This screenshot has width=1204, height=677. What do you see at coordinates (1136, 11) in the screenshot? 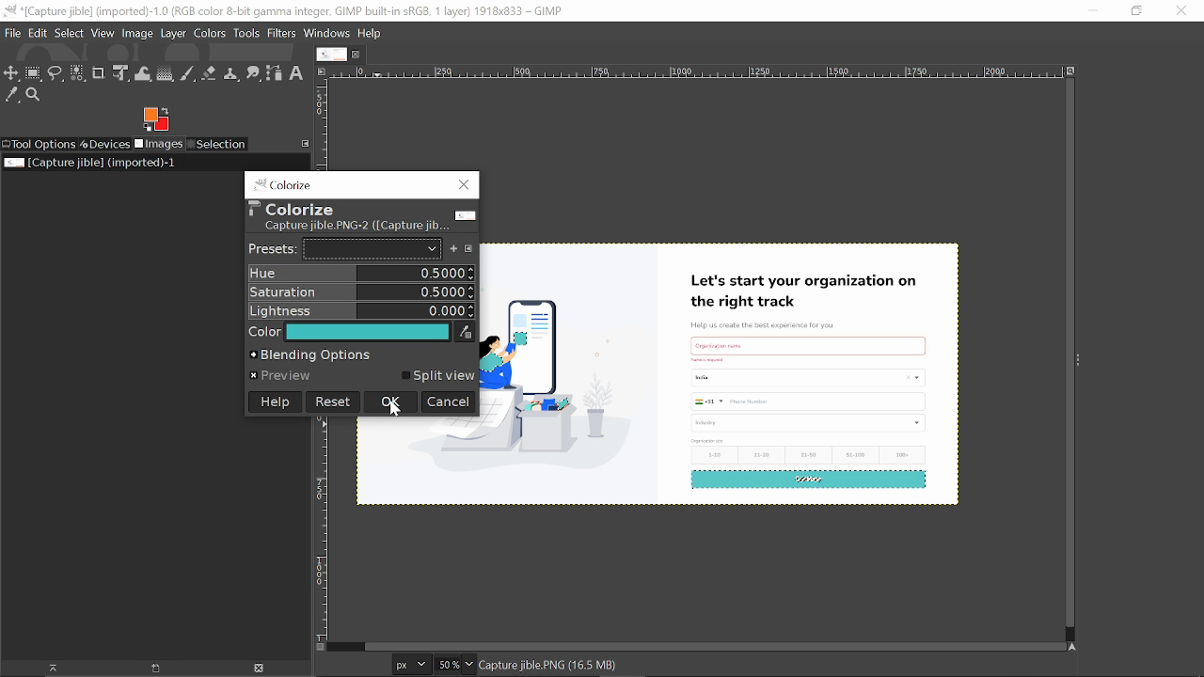
I see `Restore down` at bounding box center [1136, 11].